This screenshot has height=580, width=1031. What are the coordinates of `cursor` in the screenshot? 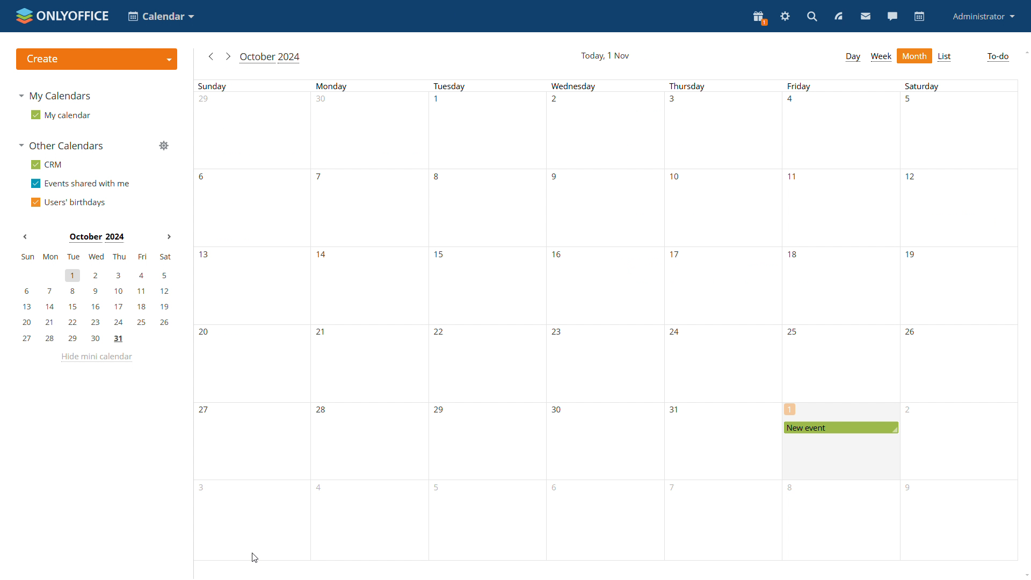 It's located at (255, 557).